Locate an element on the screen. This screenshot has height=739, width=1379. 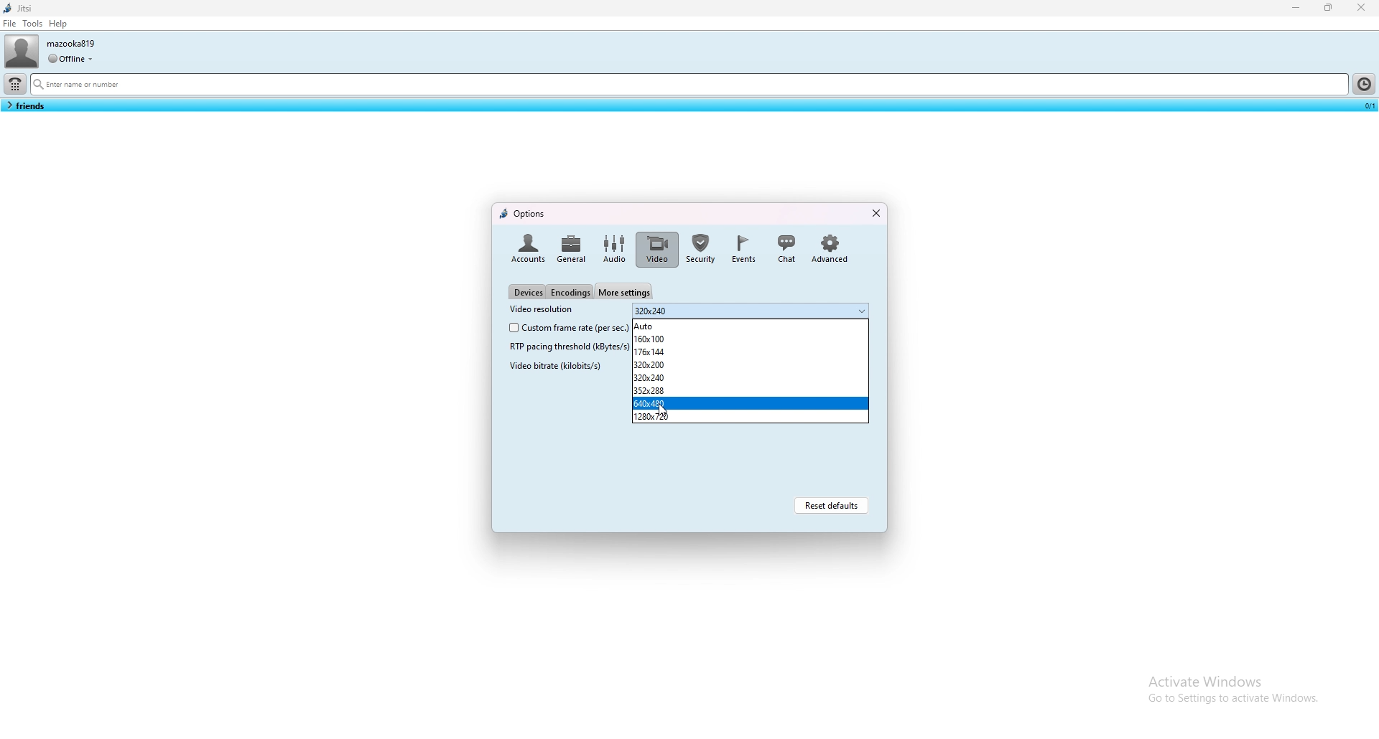
Video bitrate (kilobits/s) is located at coordinates (554, 365).